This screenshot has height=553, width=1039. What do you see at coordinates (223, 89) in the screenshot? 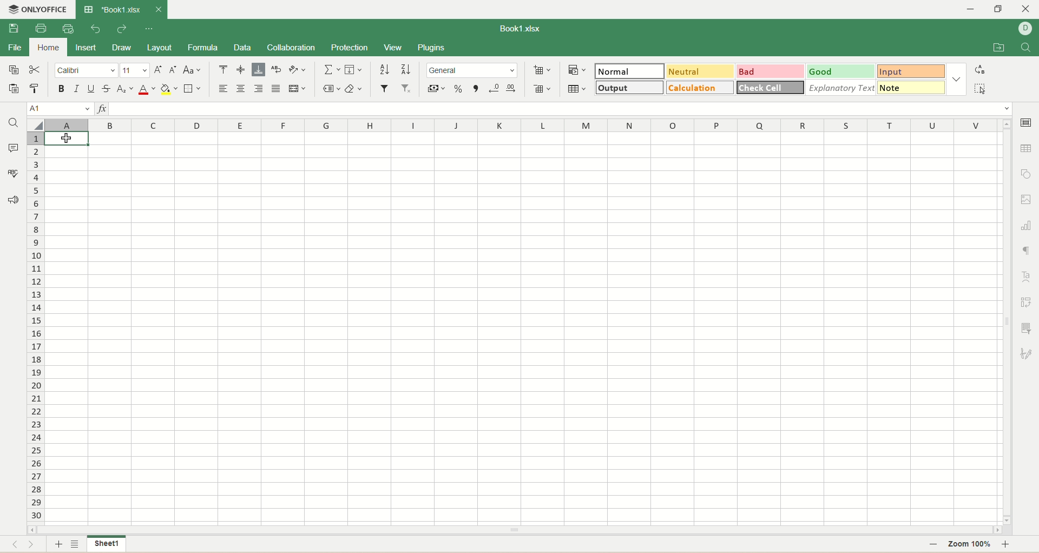
I see `align left` at bounding box center [223, 89].